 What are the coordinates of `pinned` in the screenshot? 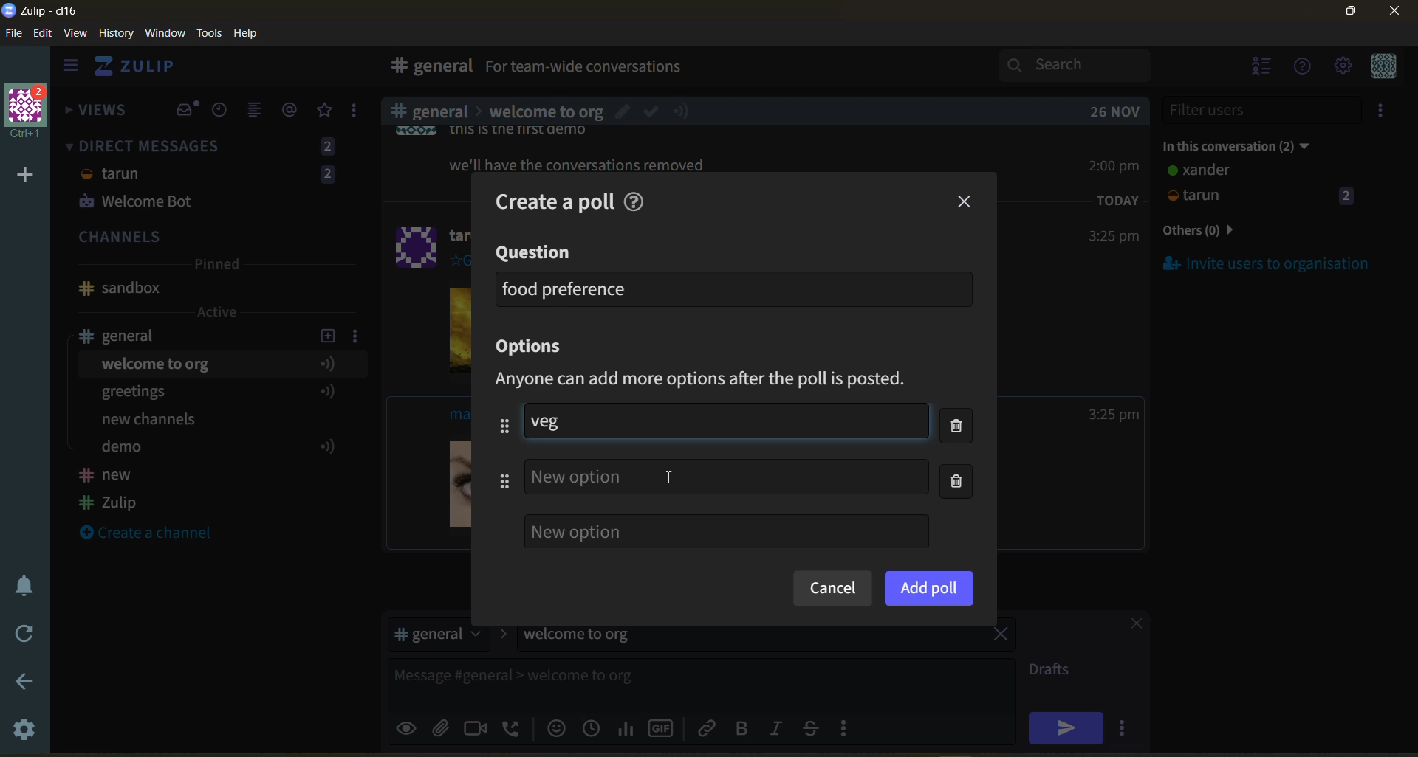 It's located at (216, 266).